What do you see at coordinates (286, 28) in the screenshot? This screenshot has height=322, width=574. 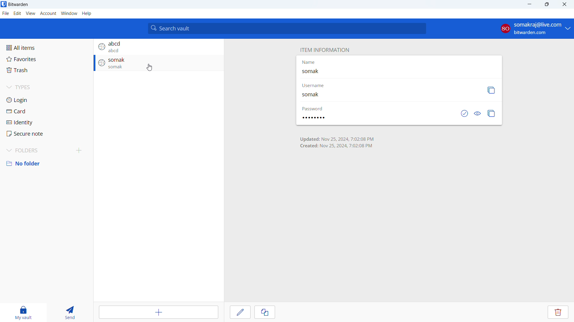 I see `search vault` at bounding box center [286, 28].